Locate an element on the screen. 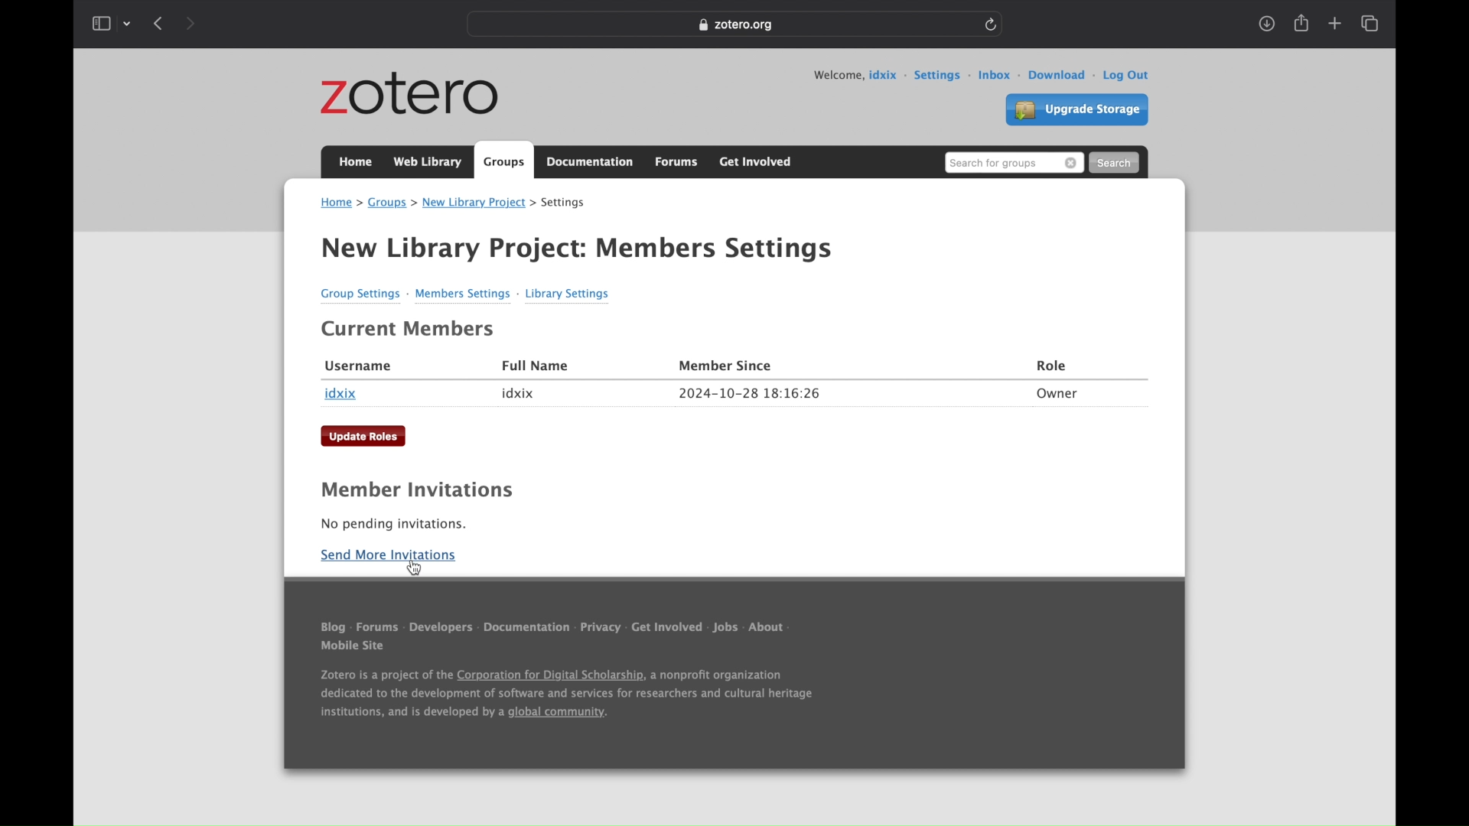 This screenshot has width=1469, height=826. update is located at coordinates (364, 436).